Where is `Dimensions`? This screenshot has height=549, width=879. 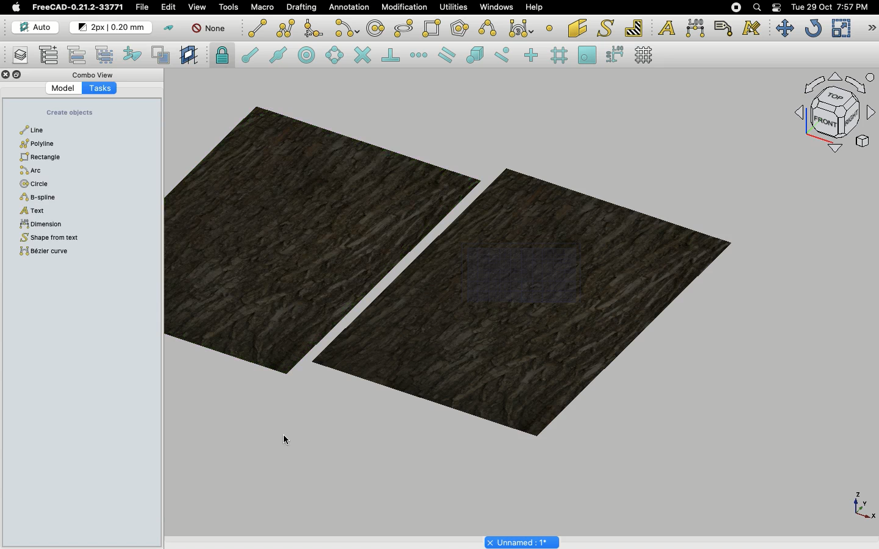 Dimensions is located at coordinates (62, 226).